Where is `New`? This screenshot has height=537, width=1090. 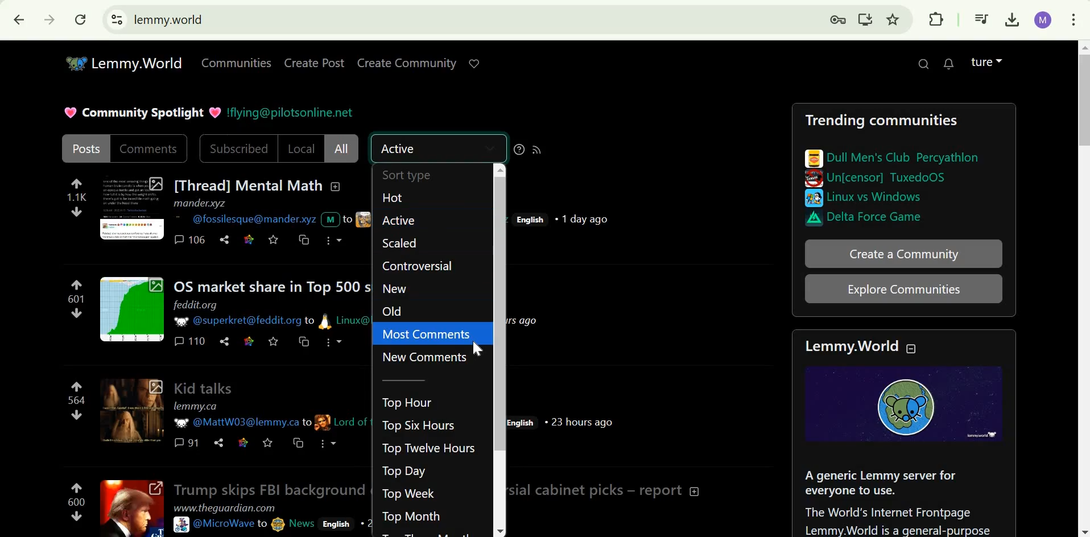
New is located at coordinates (398, 290).